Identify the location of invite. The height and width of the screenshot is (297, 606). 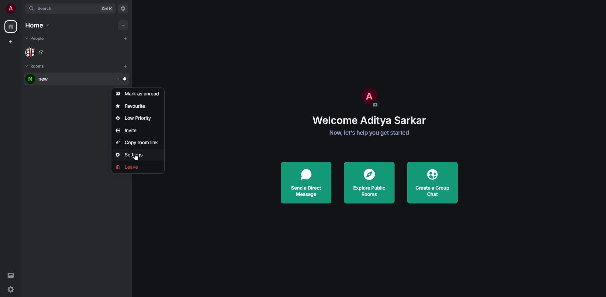
(127, 130).